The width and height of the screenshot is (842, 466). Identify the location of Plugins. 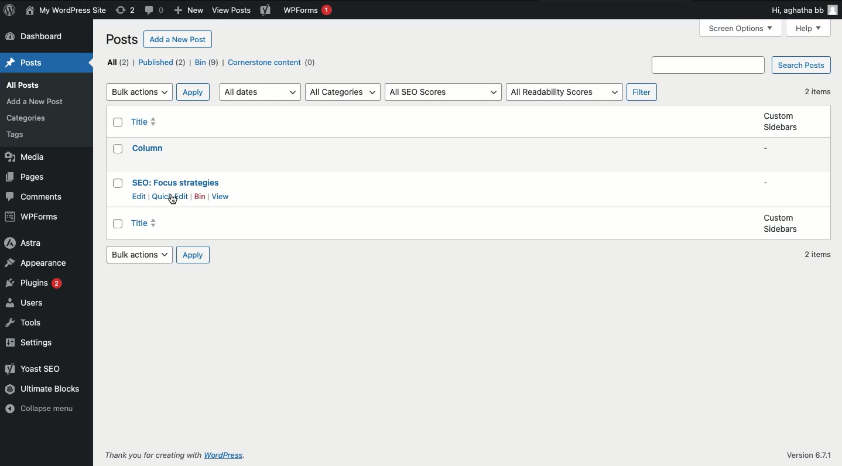
(33, 283).